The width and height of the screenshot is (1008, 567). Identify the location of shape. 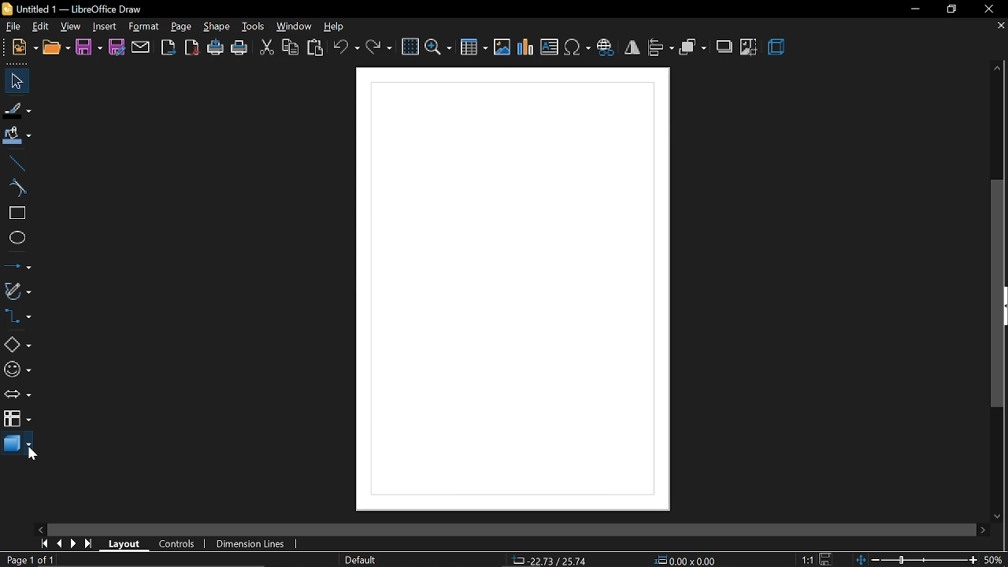
(217, 27).